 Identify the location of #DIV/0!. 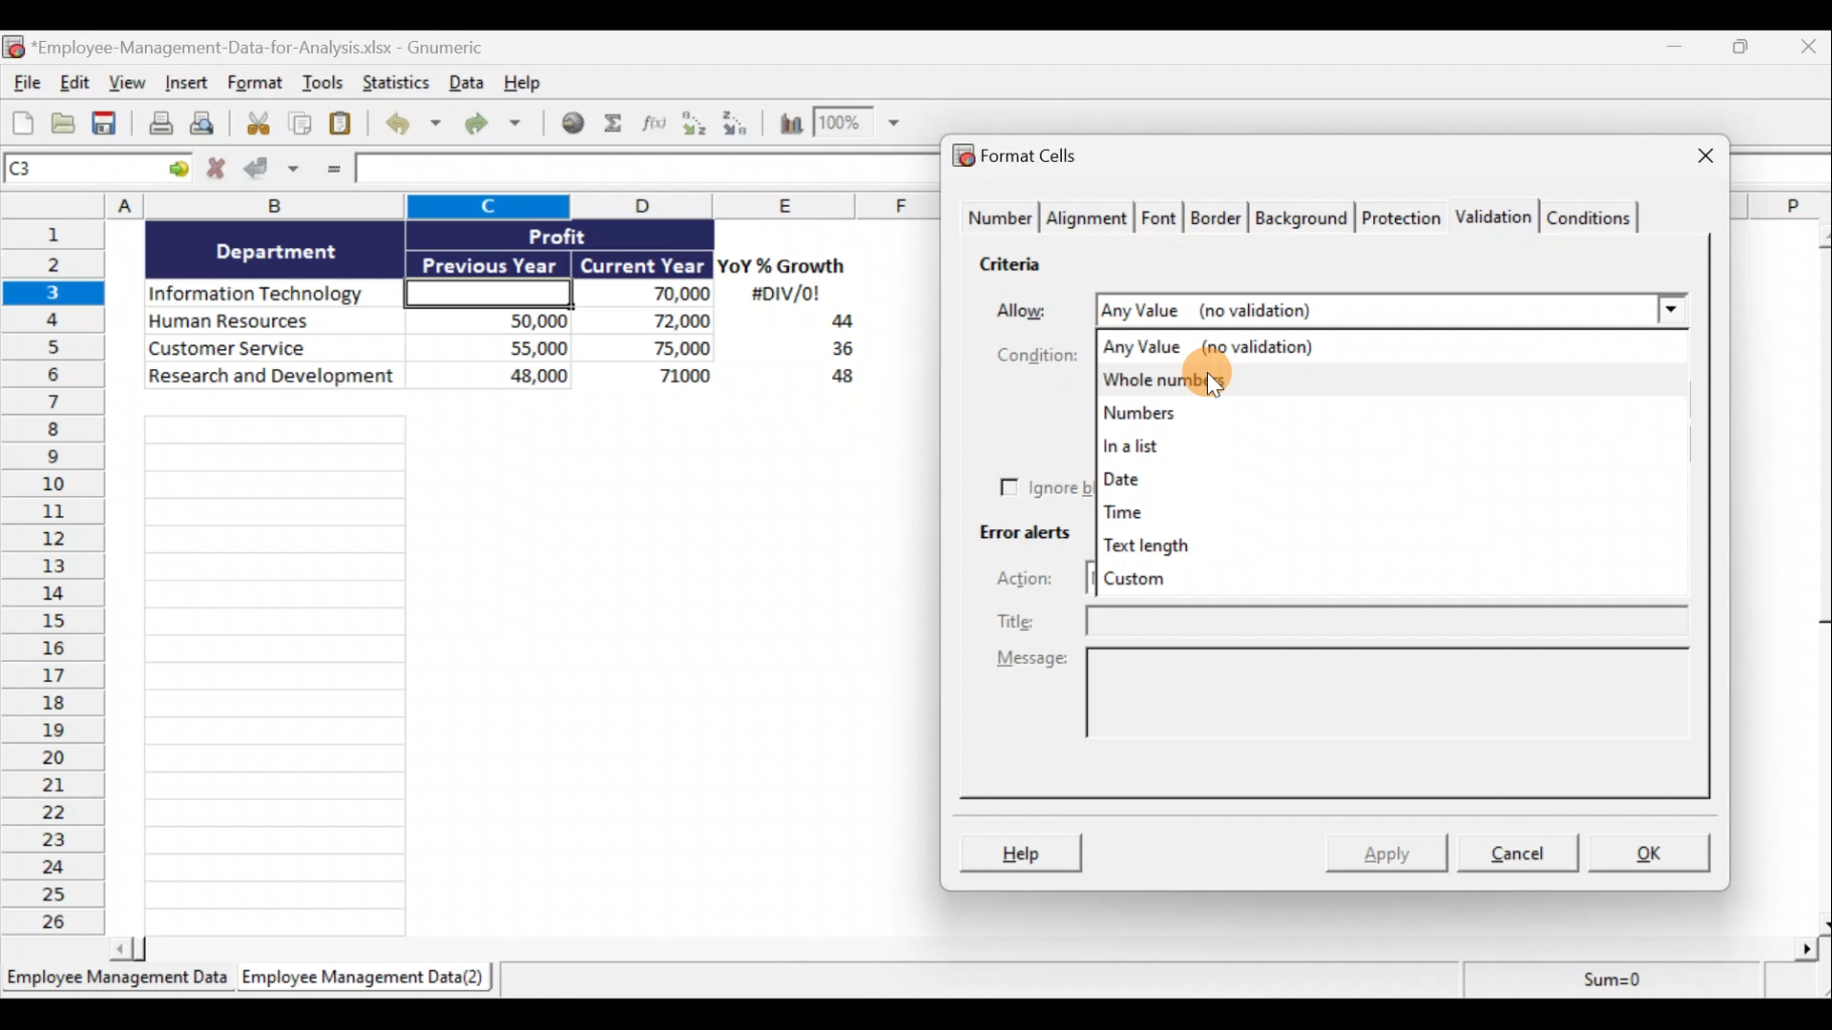
(784, 295).